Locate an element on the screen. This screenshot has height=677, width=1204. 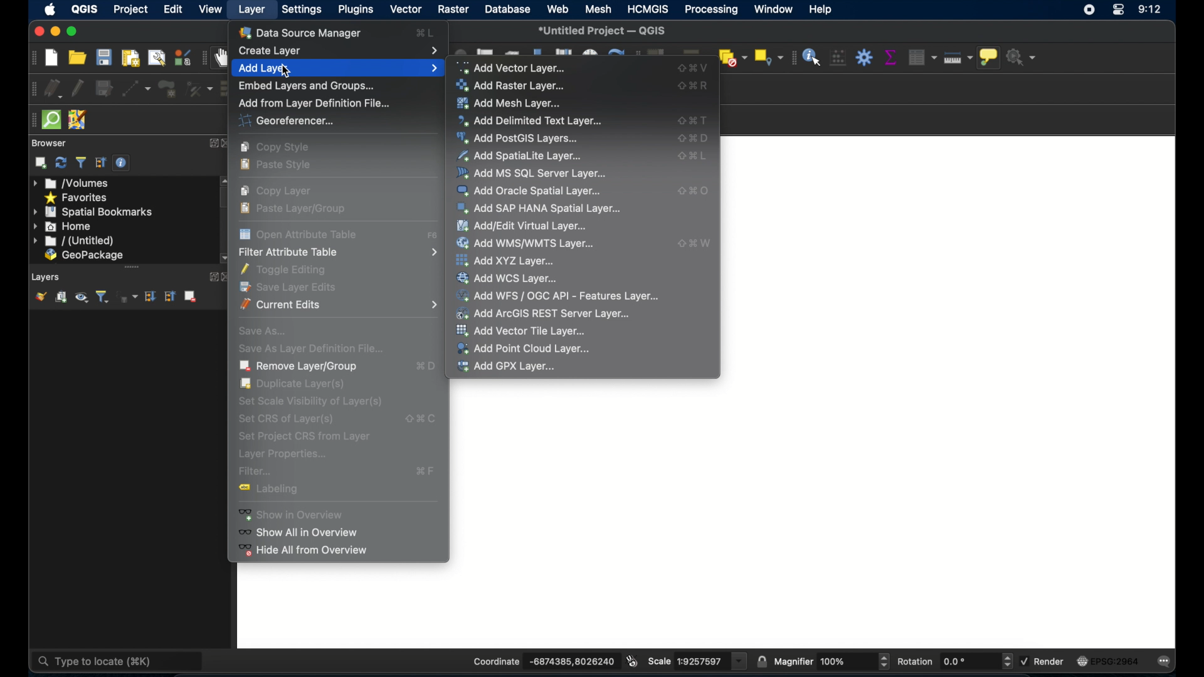
Layers is located at coordinates (43, 277).